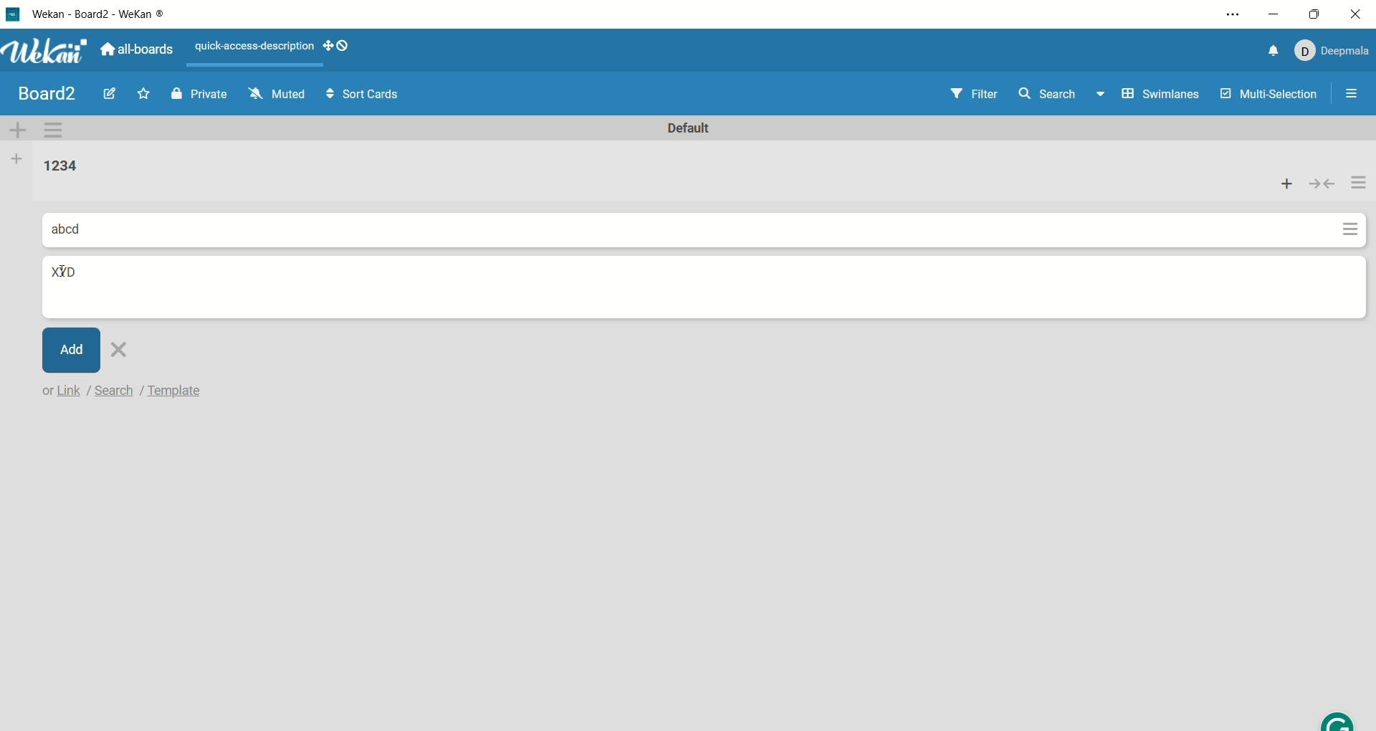  I want to click on cursor, so click(65, 276).